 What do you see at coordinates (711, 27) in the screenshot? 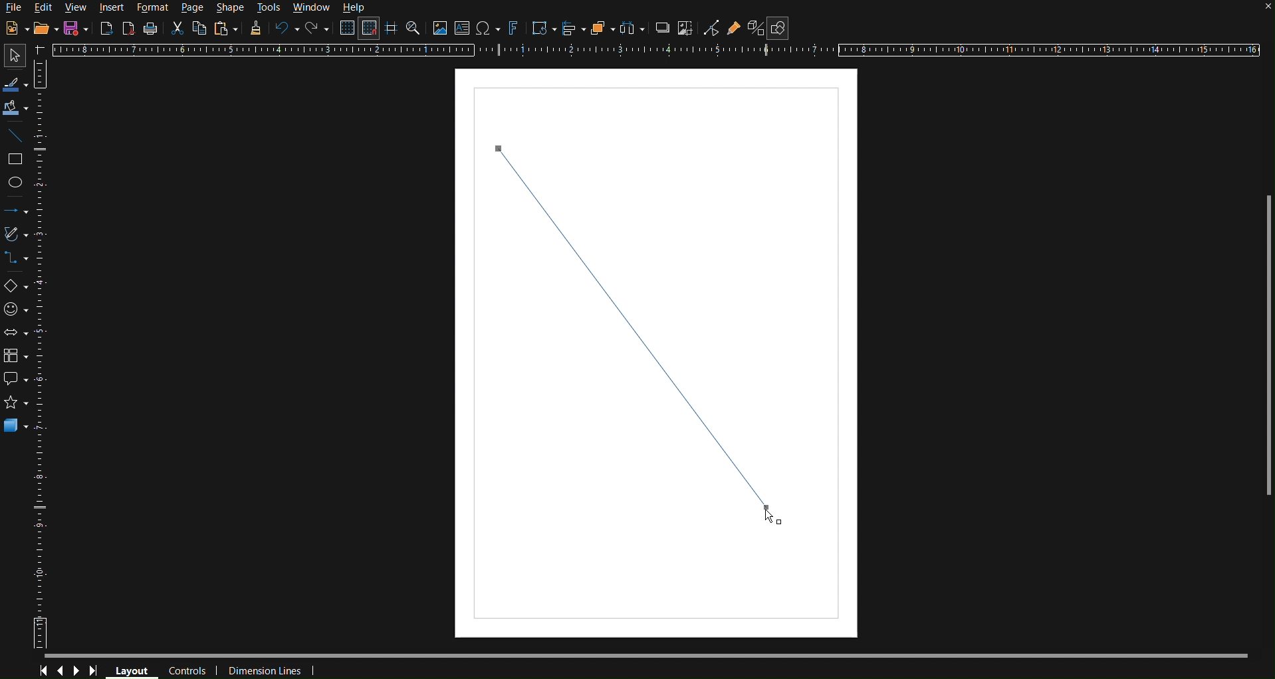
I see `Toggle Point Edit Mode` at bounding box center [711, 27].